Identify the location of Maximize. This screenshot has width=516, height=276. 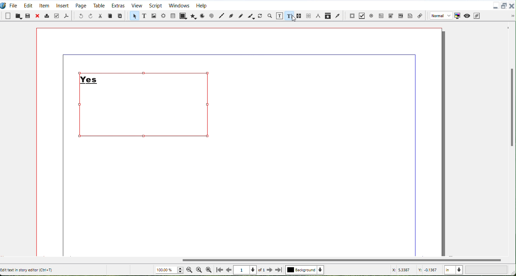
(504, 5).